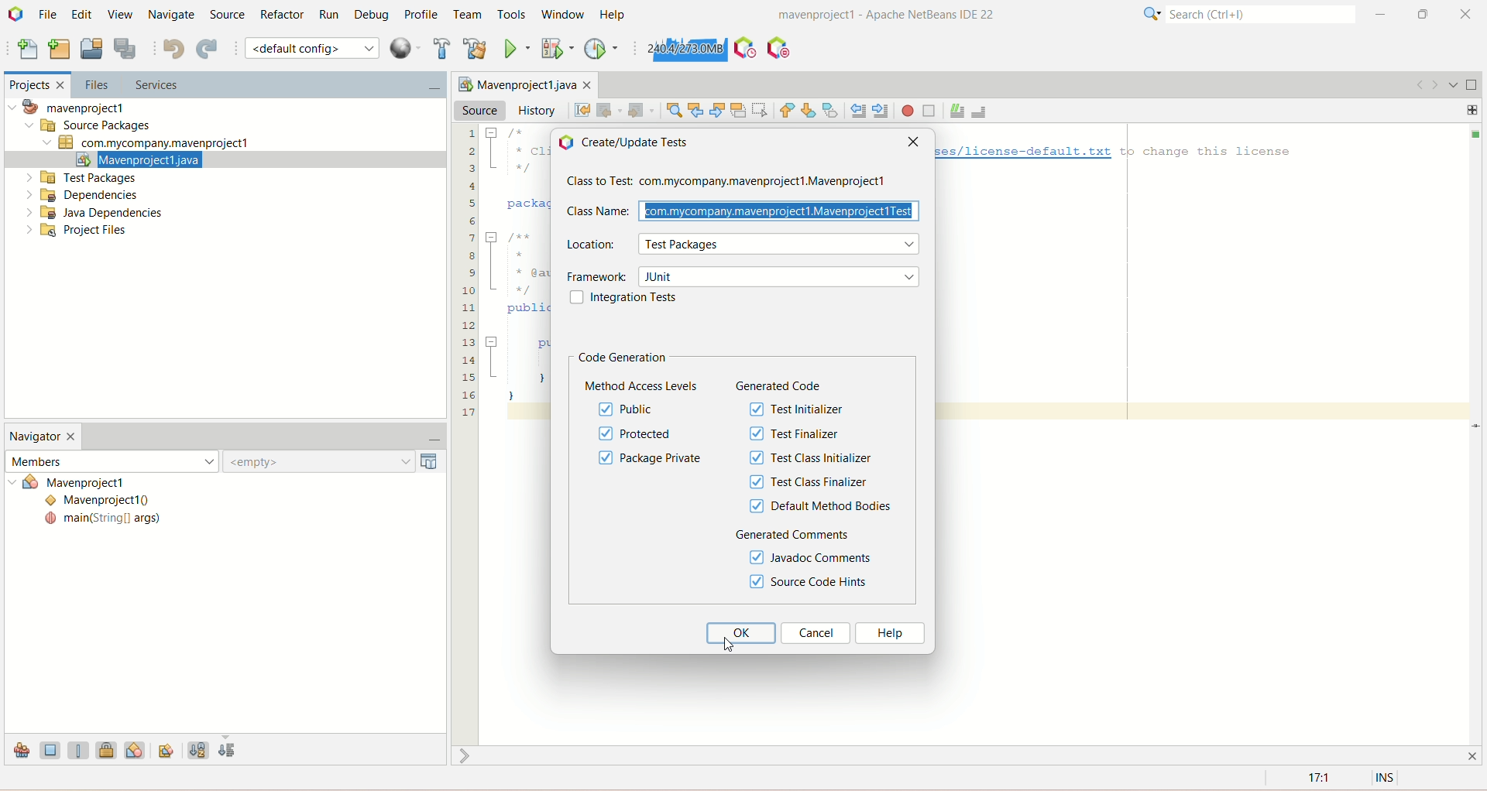 This screenshot has height=791, width=1487. Describe the element at coordinates (638, 111) in the screenshot. I see `forward` at that location.